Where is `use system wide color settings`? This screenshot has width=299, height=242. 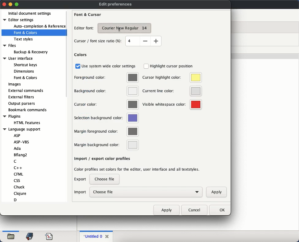 use system wide color settings is located at coordinates (106, 66).